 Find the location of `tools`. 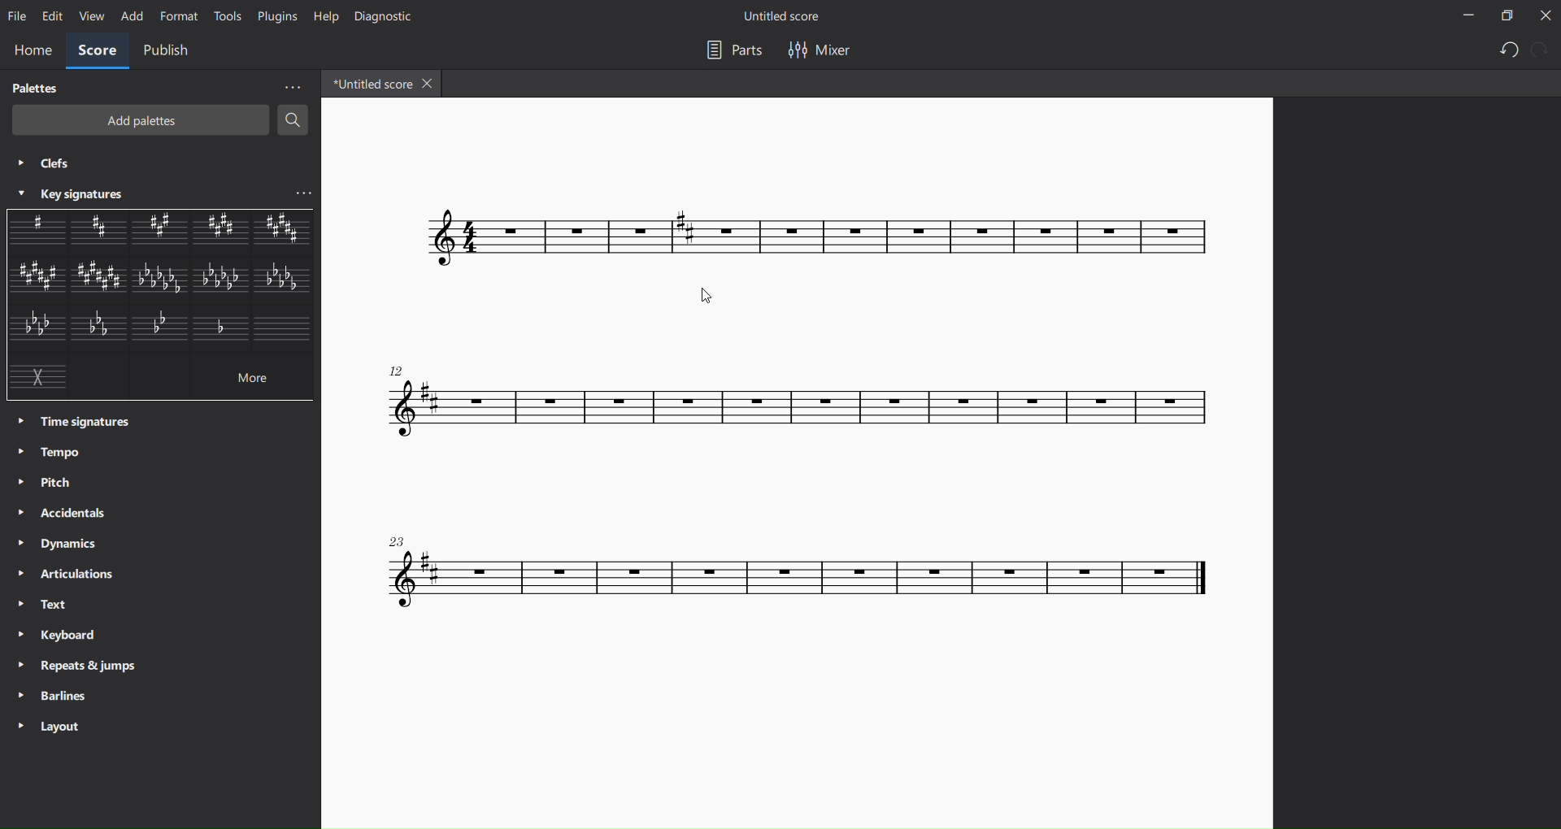

tools is located at coordinates (226, 14).